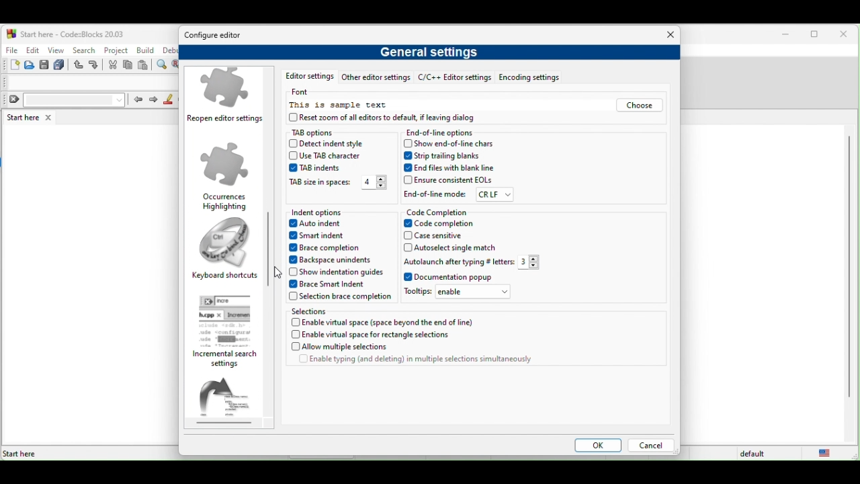  What do you see at coordinates (65, 33) in the screenshot?
I see `start here-code blocks-20.03` at bounding box center [65, 33].